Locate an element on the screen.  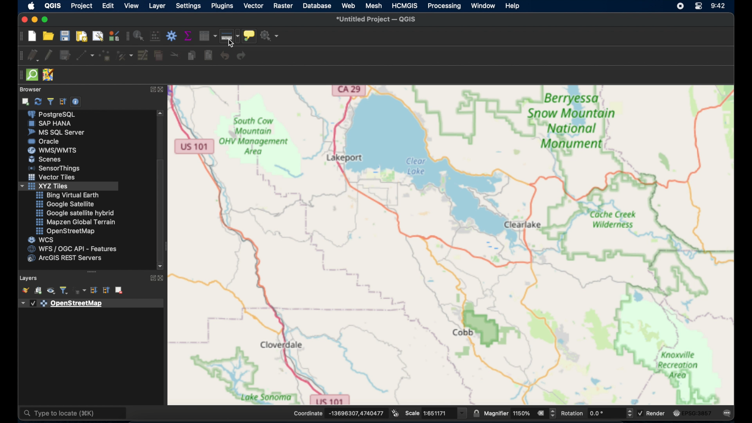
show statistical summary is located at coordinates (189, 36).